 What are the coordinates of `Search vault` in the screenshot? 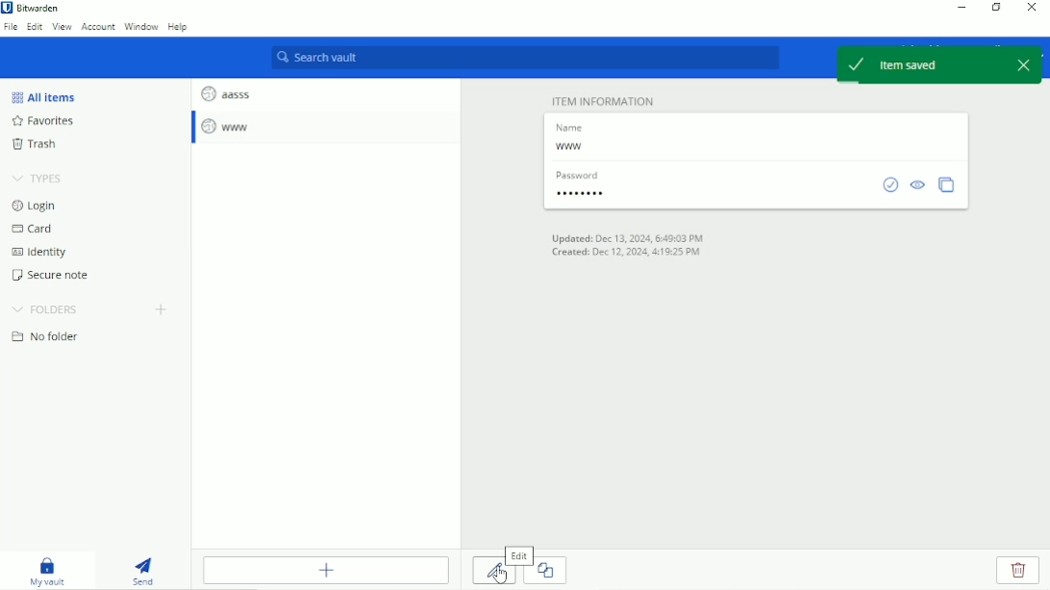 It's located at (526, 59).